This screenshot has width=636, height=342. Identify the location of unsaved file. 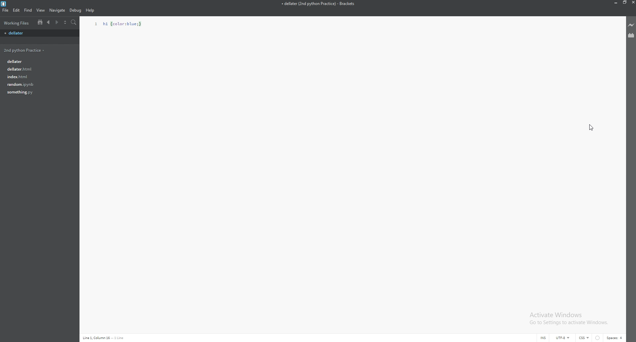
(30, 33).